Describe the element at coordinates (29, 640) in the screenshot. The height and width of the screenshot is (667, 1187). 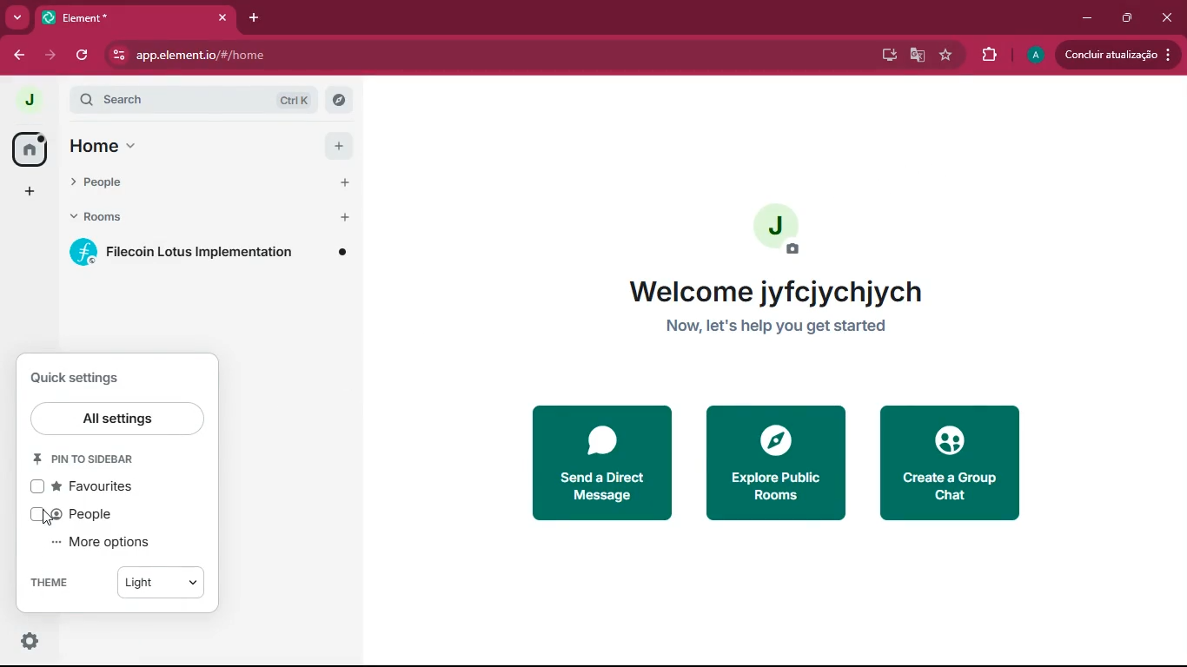
I see `settings` at that location.